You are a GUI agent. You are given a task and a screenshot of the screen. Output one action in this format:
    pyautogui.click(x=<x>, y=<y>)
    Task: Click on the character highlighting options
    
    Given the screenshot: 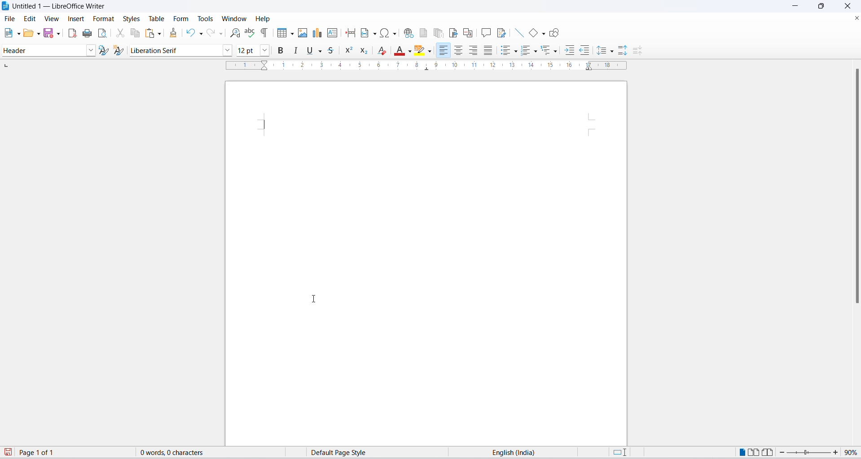 What is the action you would take?
    pyautogui.click(x=431, y=51)
    